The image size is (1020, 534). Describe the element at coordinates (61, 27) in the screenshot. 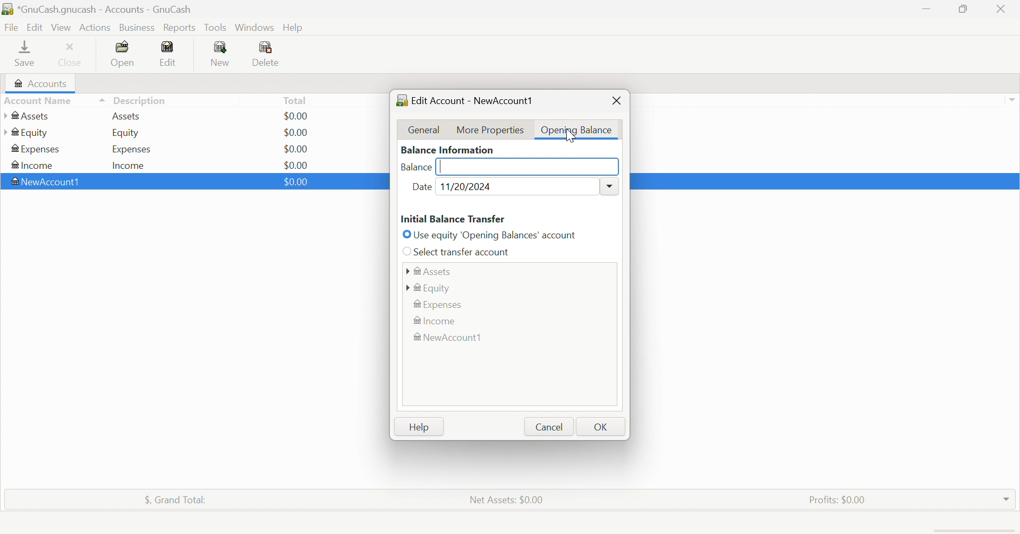

I see `View` at that location.